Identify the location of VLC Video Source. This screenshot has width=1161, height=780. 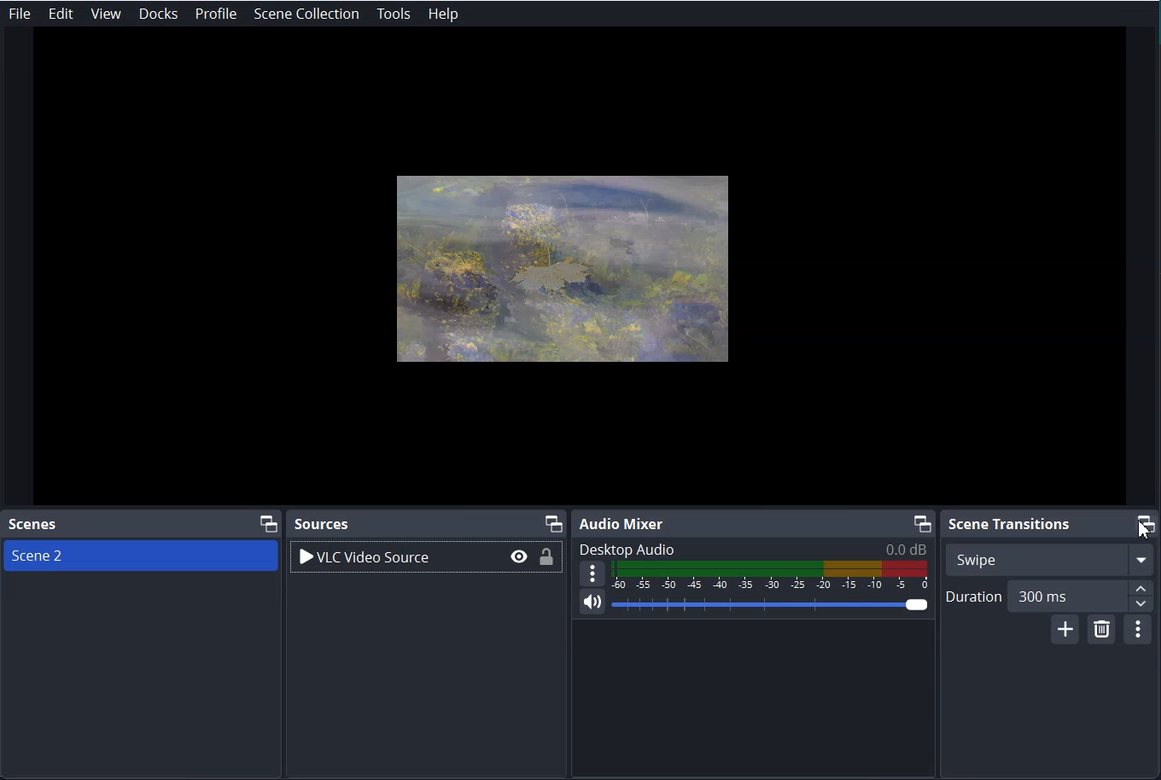
(396, 557).